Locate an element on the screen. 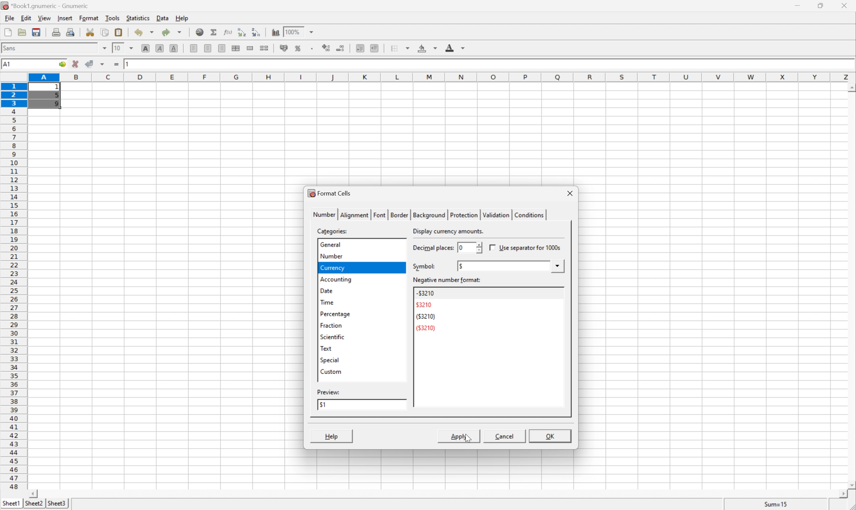 This screenshot has height=510, width=856. open a file is located at coordinates (21, 31).